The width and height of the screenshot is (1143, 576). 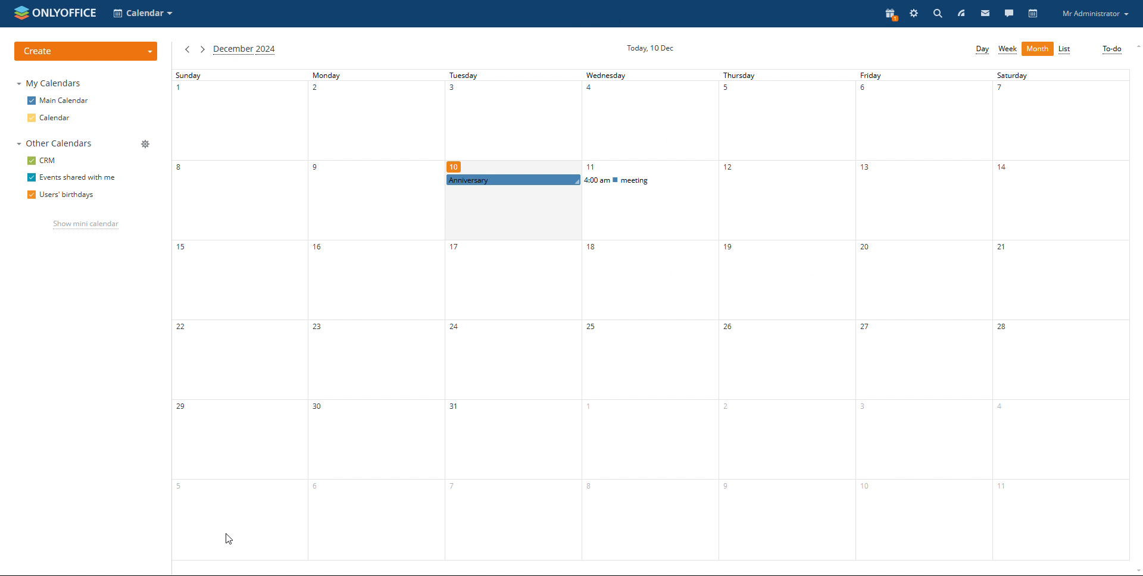 What do you see at coordinates (650, 49) in the screenshot?
I see `current date` at bounding box center [650, 49].